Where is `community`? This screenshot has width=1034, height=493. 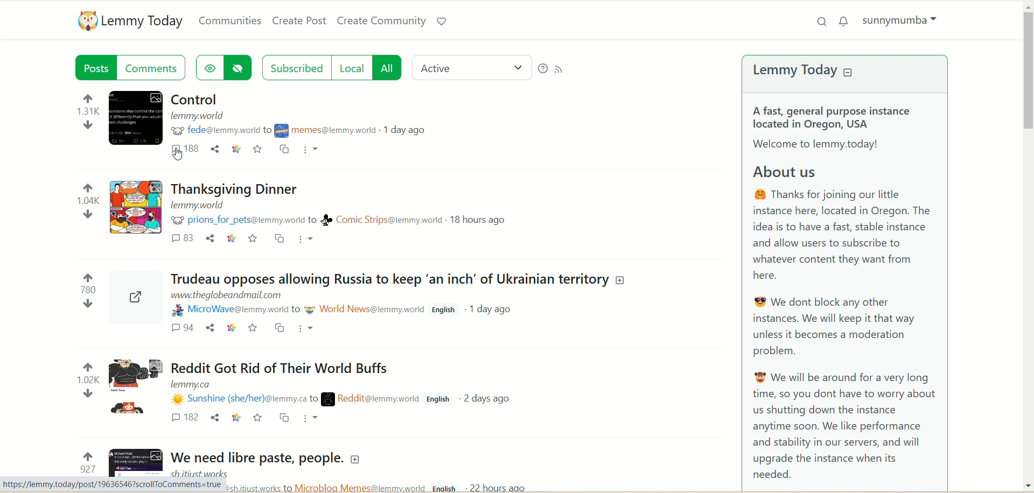 community is located at coordinates (367, 309).